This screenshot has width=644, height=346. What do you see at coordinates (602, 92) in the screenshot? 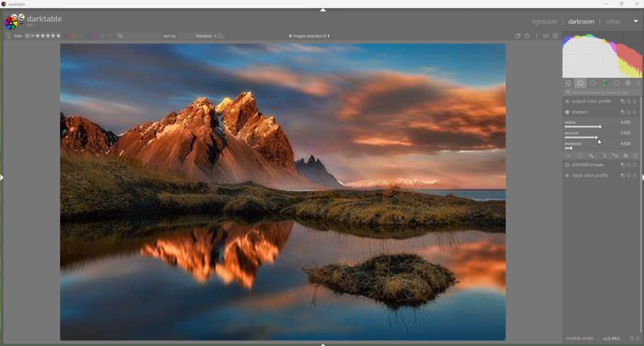
I see `search` at bounding box center [602, 92].